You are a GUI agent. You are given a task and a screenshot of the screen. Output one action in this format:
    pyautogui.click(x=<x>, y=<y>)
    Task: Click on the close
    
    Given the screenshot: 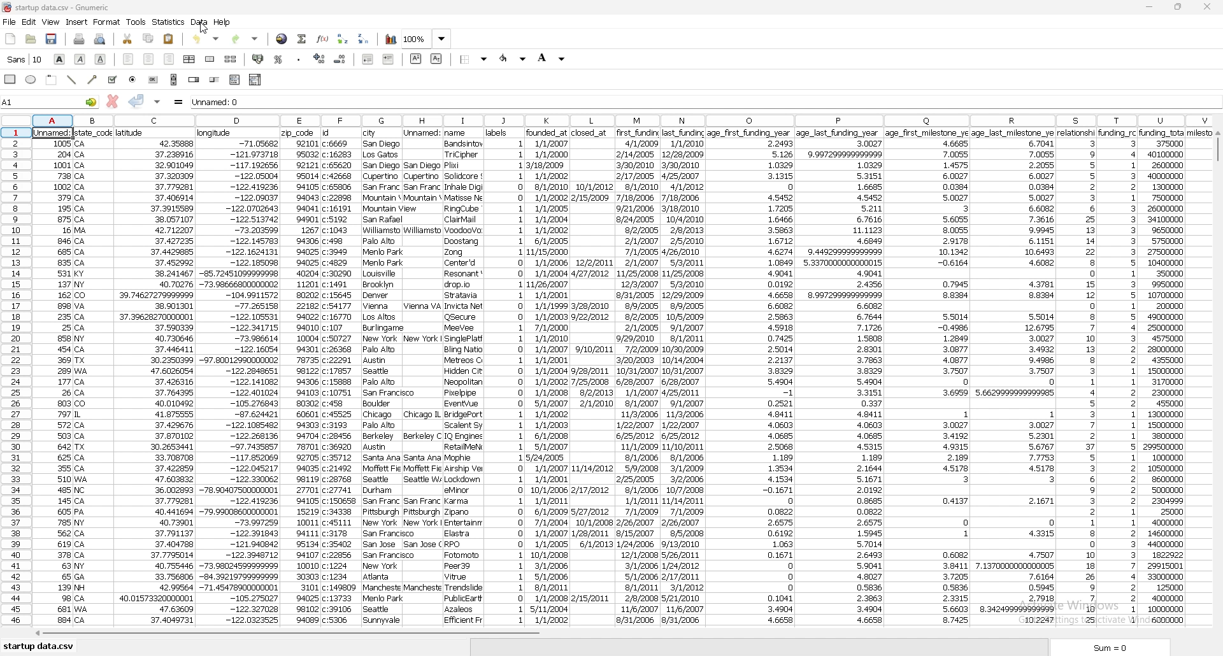 What is the action you would take?
    pyautogui.click(x=1207, y=7)
    